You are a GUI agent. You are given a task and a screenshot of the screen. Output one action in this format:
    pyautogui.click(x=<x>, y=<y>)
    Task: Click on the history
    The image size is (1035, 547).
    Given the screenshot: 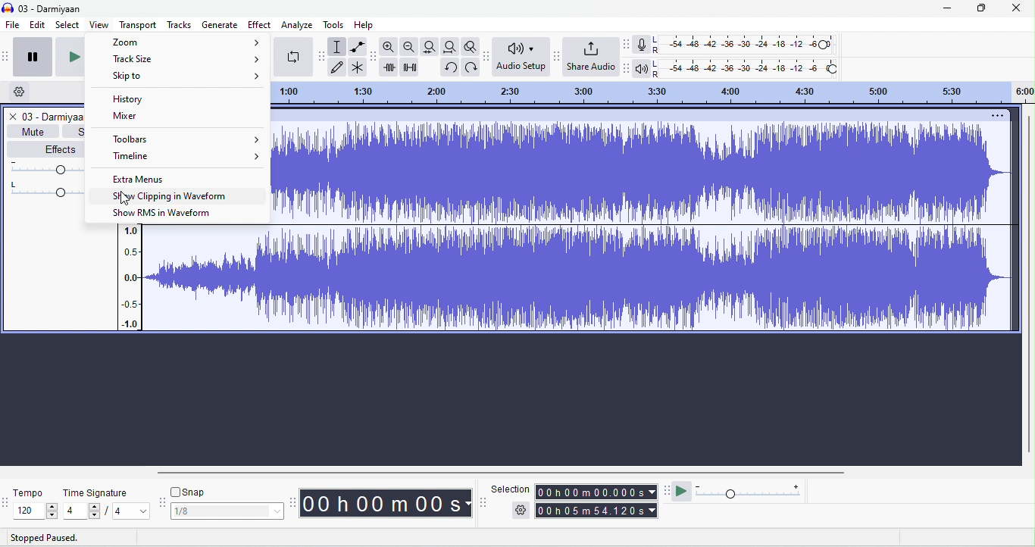 What is the action you would take?
    pyautogui.click(x=147, y=98)
    